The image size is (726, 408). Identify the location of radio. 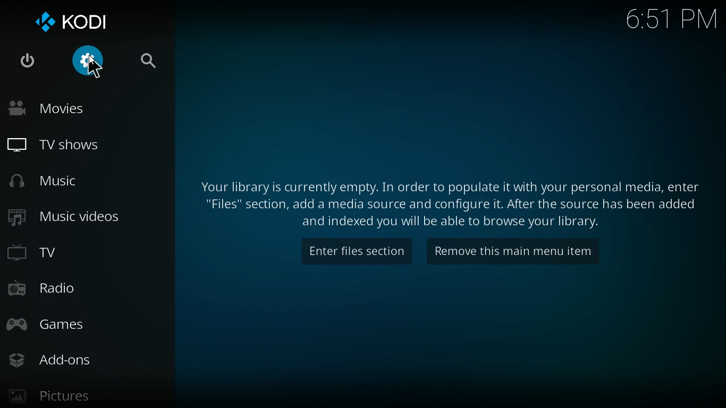
(73, 291).